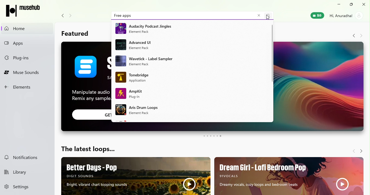  I want to click on Ad, so click(288, 175).